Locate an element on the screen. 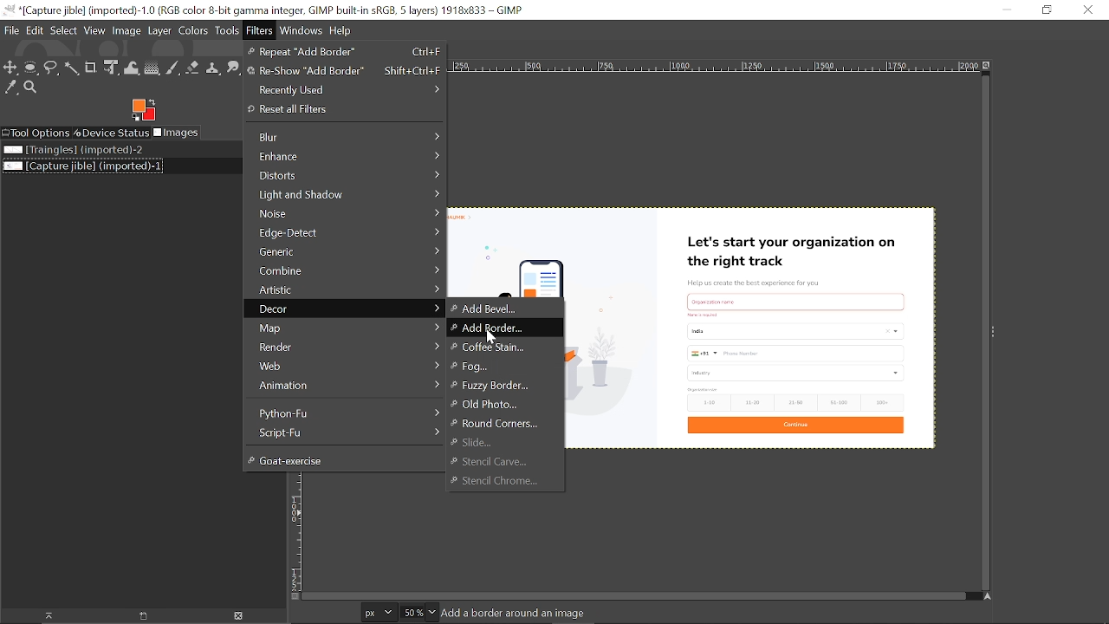 This screenshot has width=1109, height=624. Filters is located at coordinates (260, 30).